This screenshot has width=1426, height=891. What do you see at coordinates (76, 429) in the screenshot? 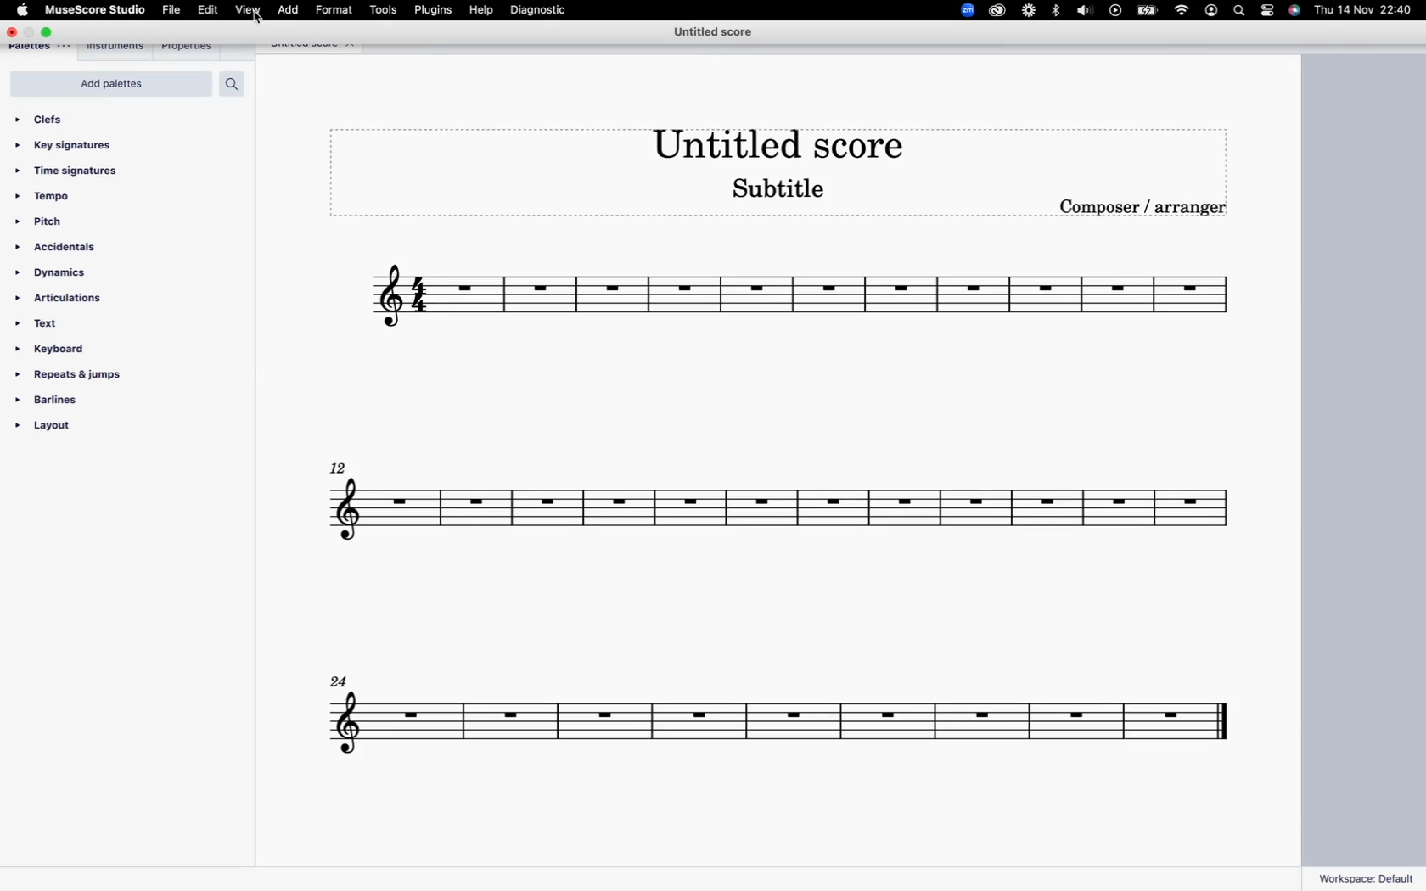
I see `layout` at bounding box center [76, 429].